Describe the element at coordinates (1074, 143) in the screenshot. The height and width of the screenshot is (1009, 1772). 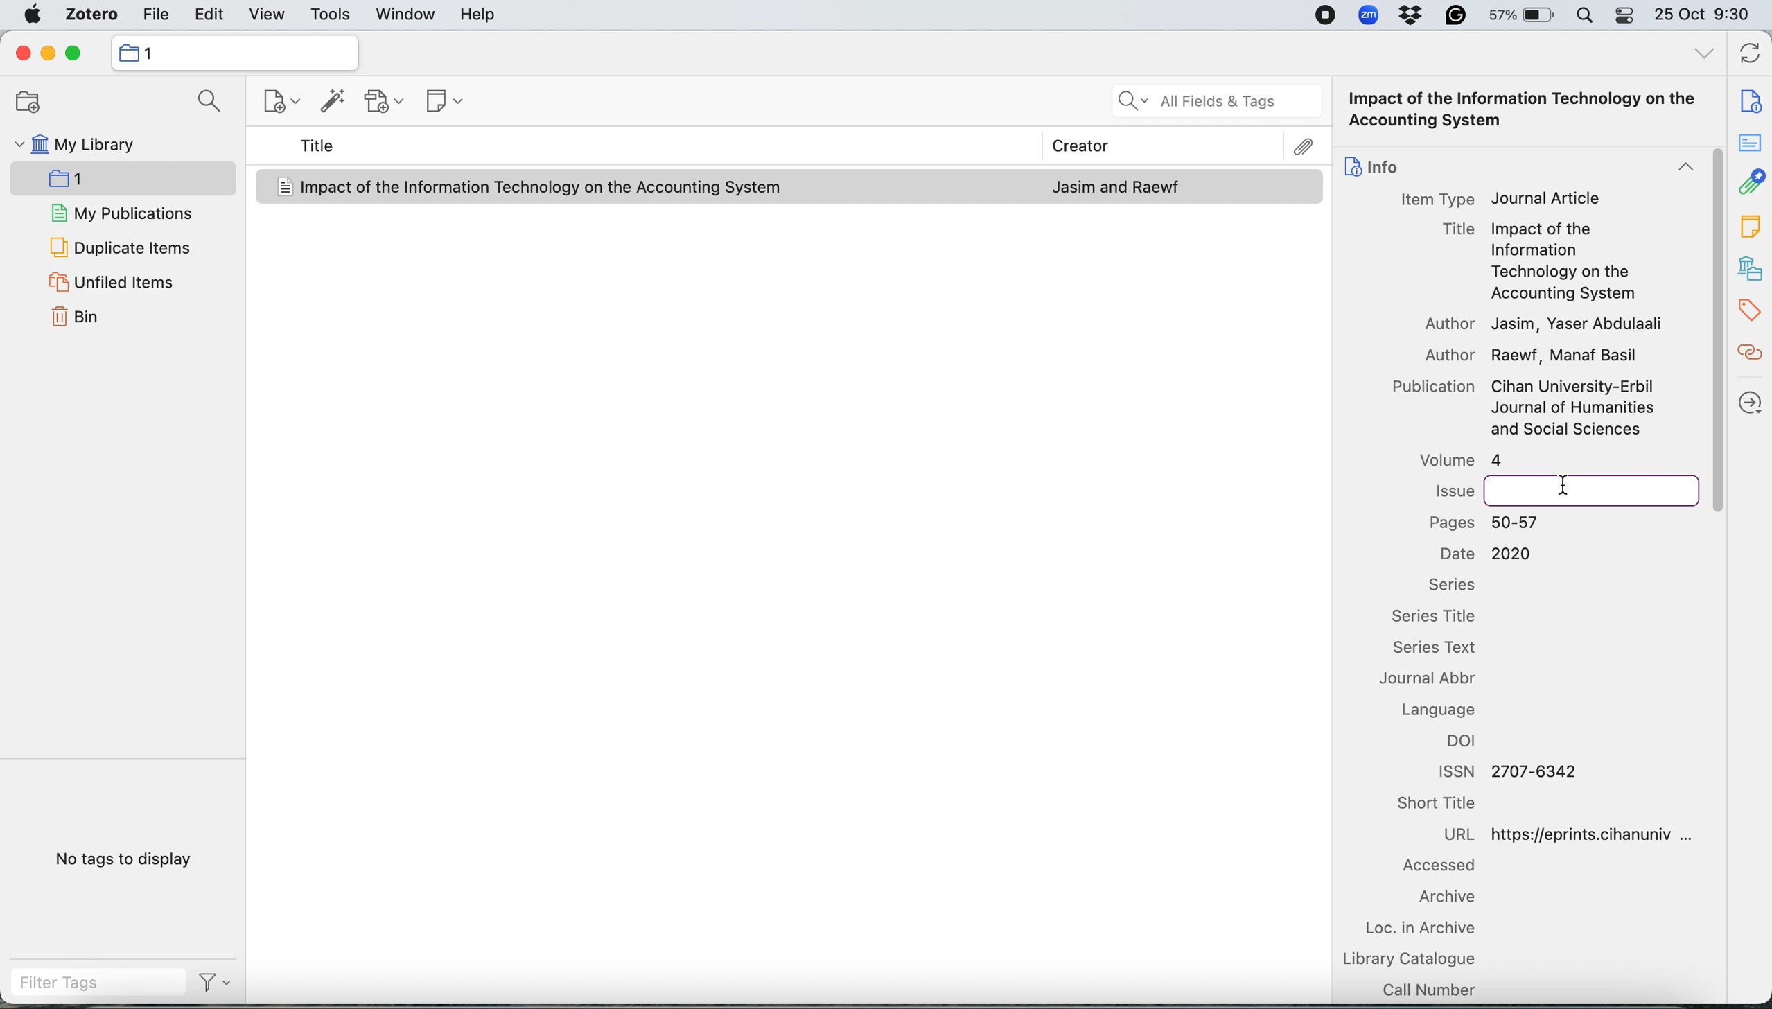
I see `Creator` at that location.